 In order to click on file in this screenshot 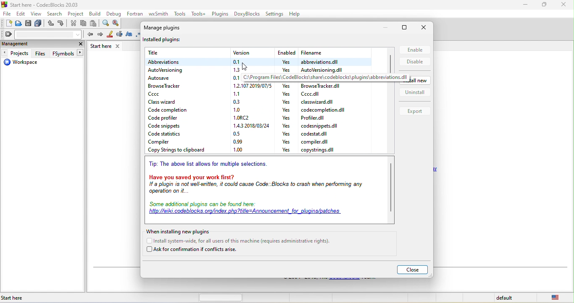, I will do `click(313, 94)`.